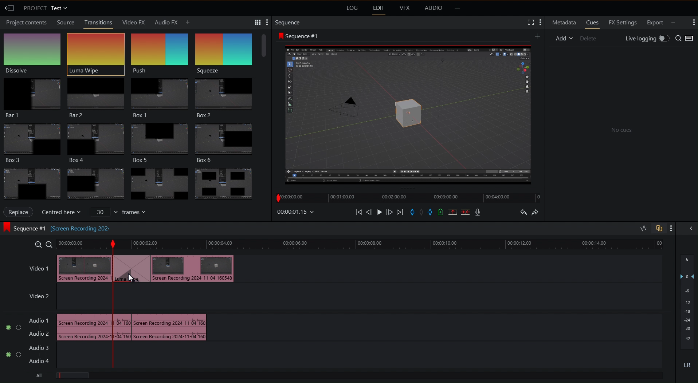  I want to click on Push, so click(160, 50).